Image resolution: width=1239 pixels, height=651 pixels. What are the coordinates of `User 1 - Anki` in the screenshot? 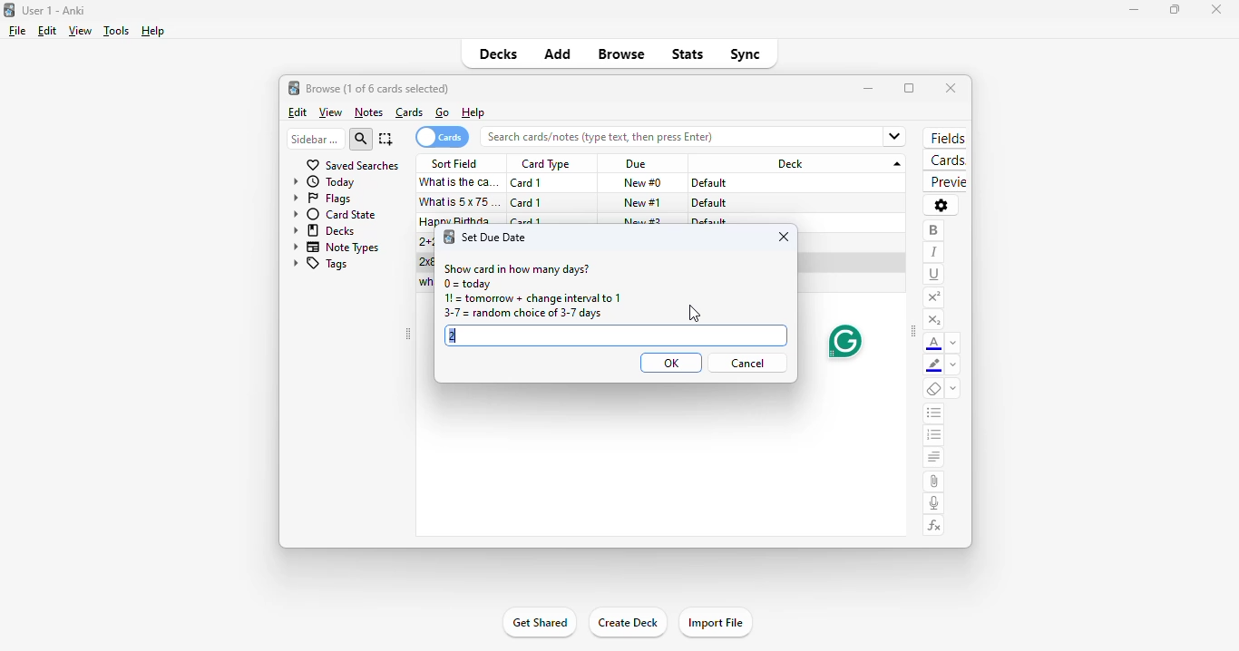 It's located at (54, 10).